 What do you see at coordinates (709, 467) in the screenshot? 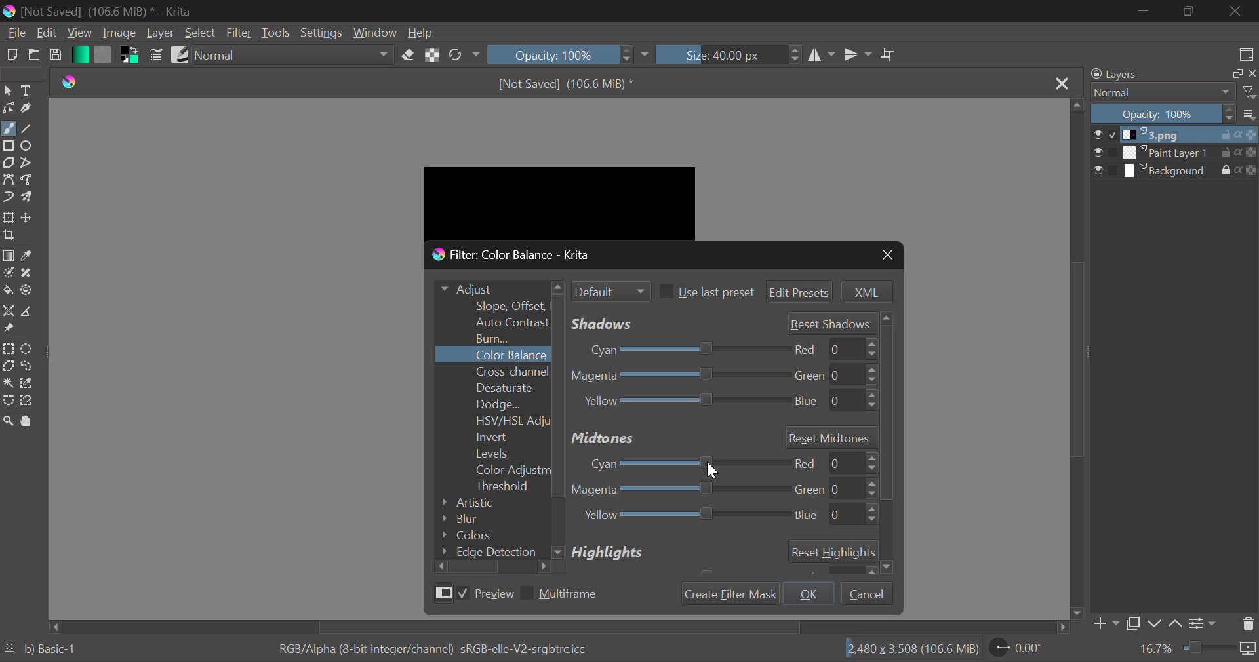
I see `MOUSE_DOWN Cursor Position` at bounding box center [709, 467].